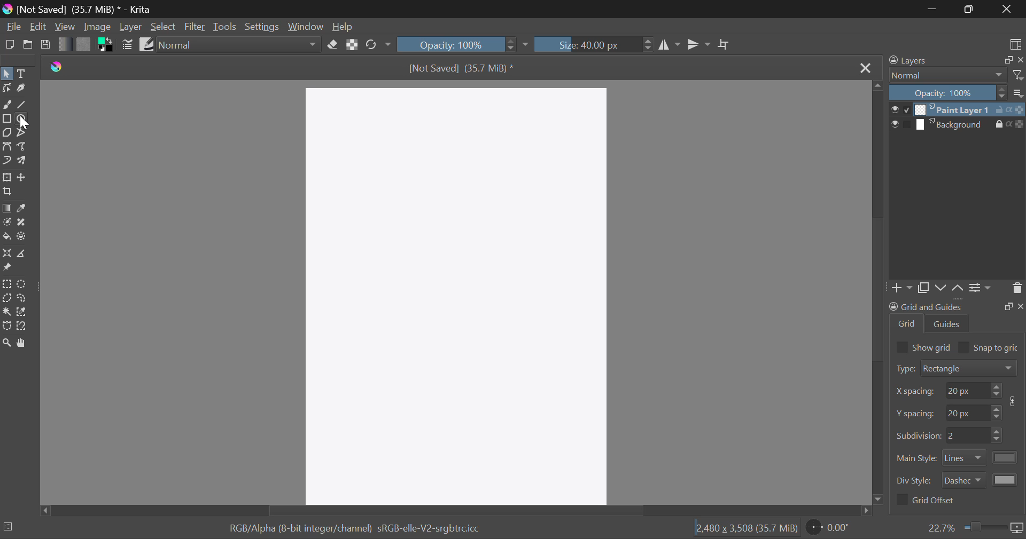  I want to click on Colors in Use, so click(107, 46).